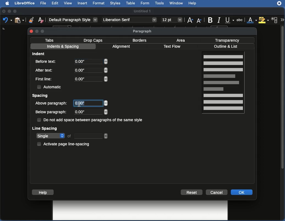 The height and width of the screenshot is (221, 285). I want to click on 0.00", so click(91, 63).